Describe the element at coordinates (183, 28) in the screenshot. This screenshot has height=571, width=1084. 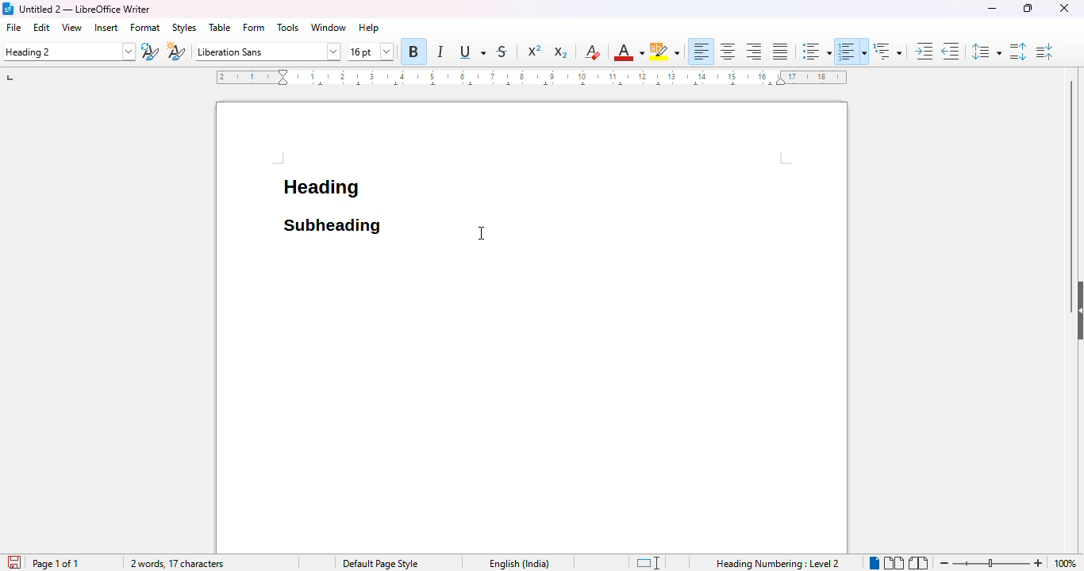
I see `styles` at that location.